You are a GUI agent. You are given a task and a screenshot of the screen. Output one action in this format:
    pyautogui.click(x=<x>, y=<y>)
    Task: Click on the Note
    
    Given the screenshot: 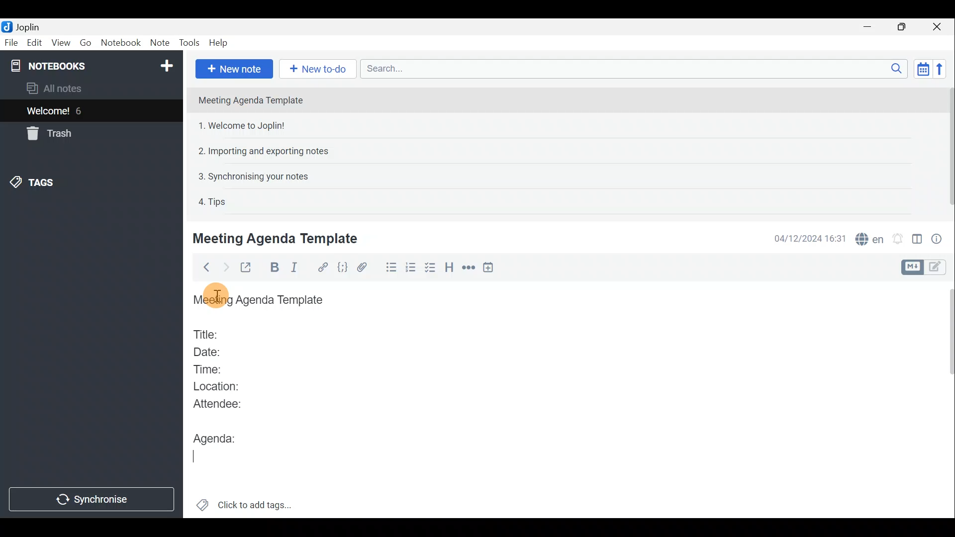 What is the action you would take?
    pyautogui.click(x=159, y=41)
    